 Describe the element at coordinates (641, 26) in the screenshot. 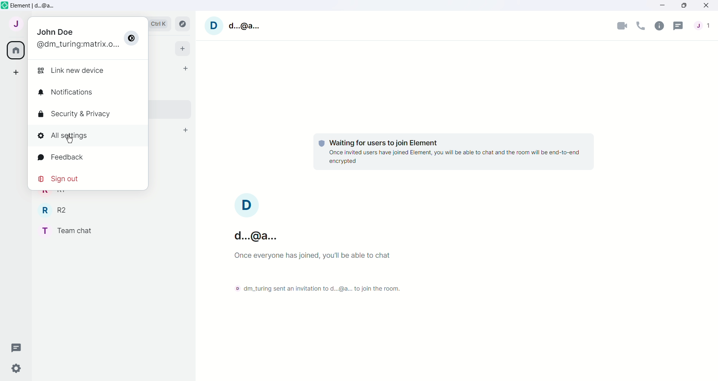

I see `Voice call` at that location.